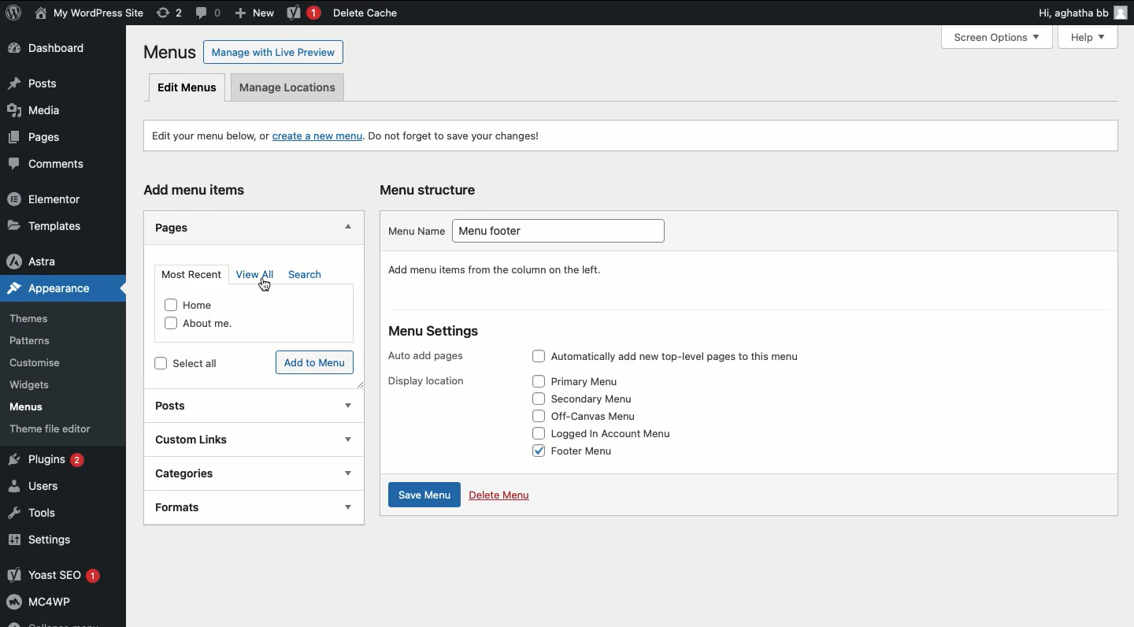 The height and width of the screenshot is (627, 1134). Describe the element at coordinates (258, 14) in the screenshot. I see `New` at that location.